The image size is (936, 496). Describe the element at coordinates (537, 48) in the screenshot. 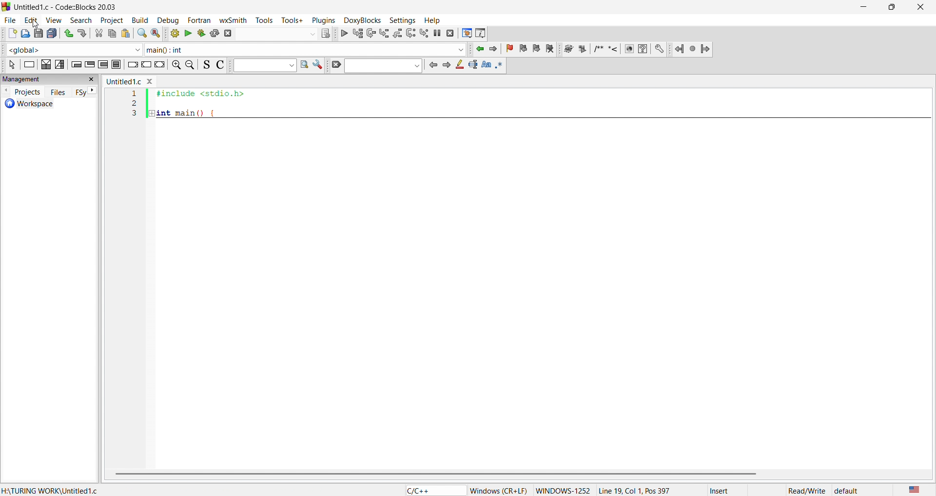

I see `next bookmark` at that location.